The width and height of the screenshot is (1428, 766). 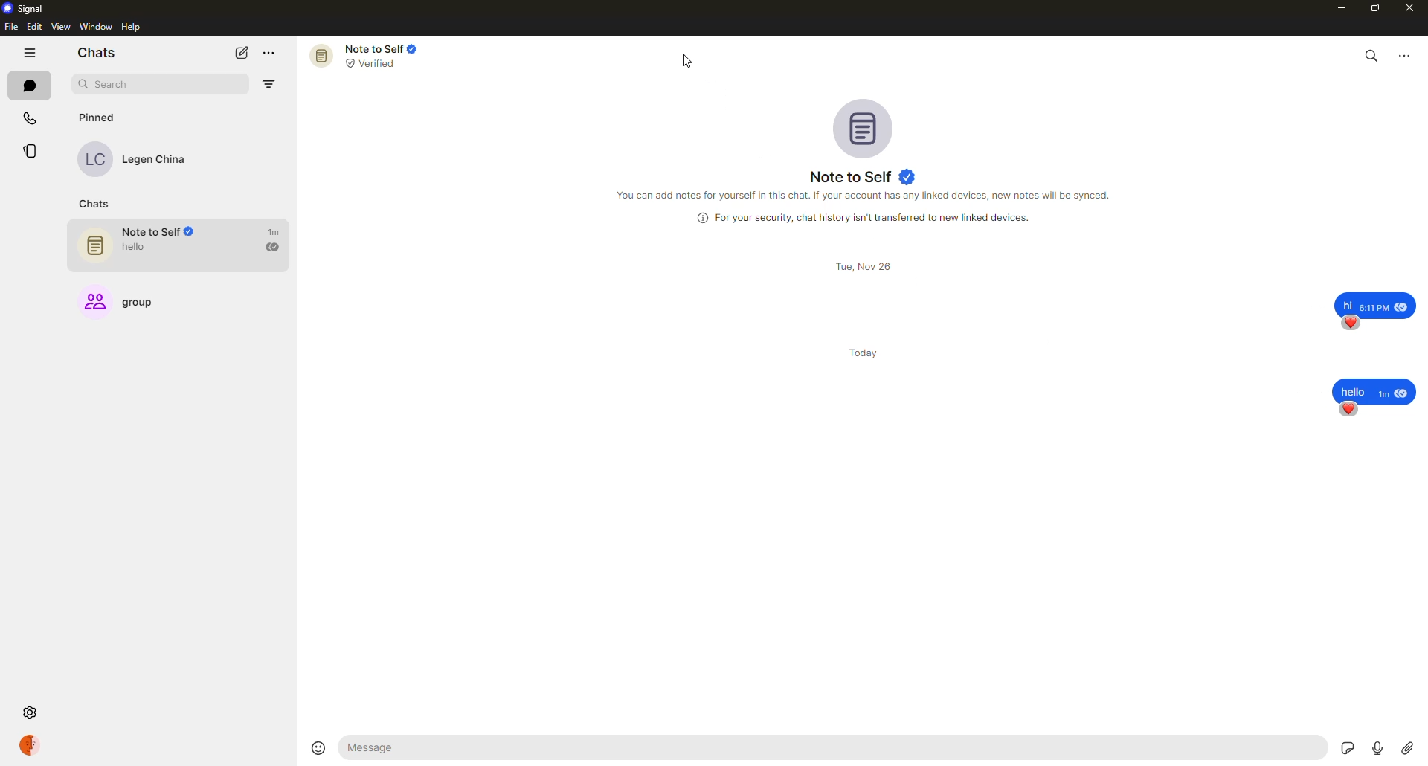 I want to click on contact, so click(x=143, y=160).